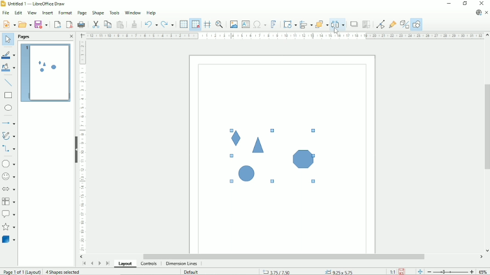 The image size is (490, 275). I want to click on Title, so click(35, 4).